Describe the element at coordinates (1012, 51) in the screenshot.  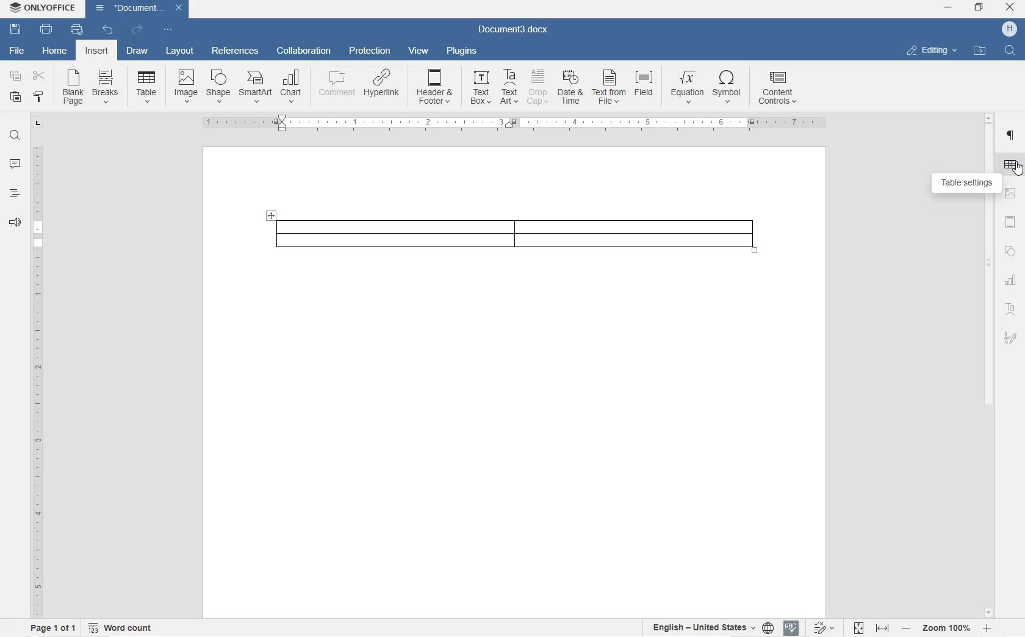
I see `find` at that location.